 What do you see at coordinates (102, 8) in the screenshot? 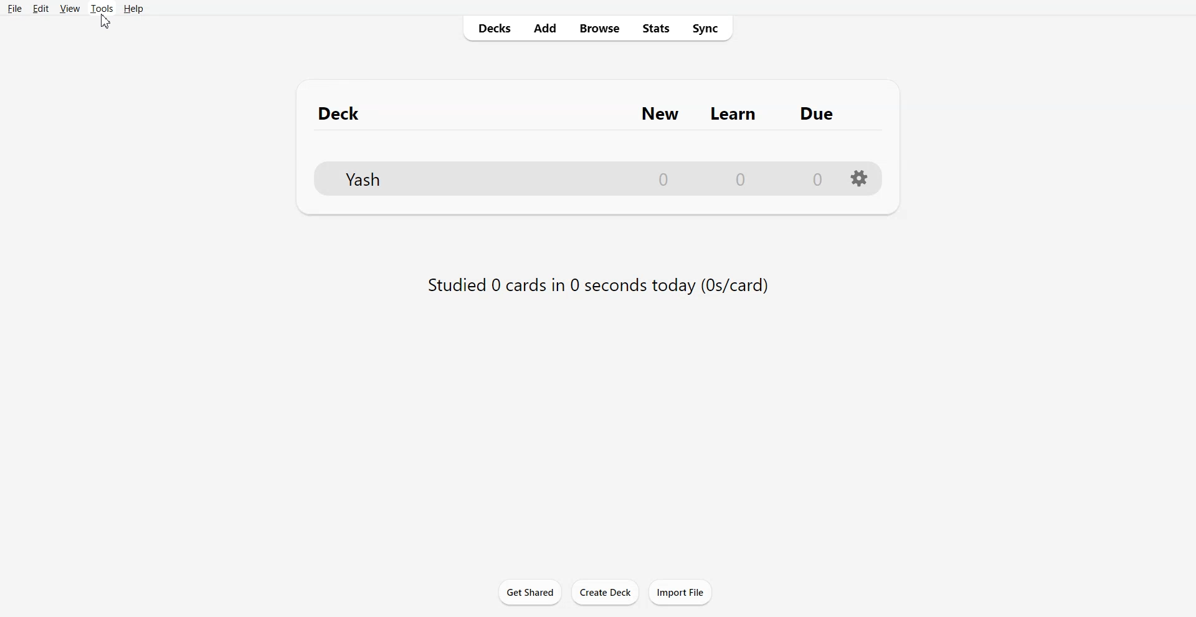
I see `Tools` at bounding box center [102, 8].